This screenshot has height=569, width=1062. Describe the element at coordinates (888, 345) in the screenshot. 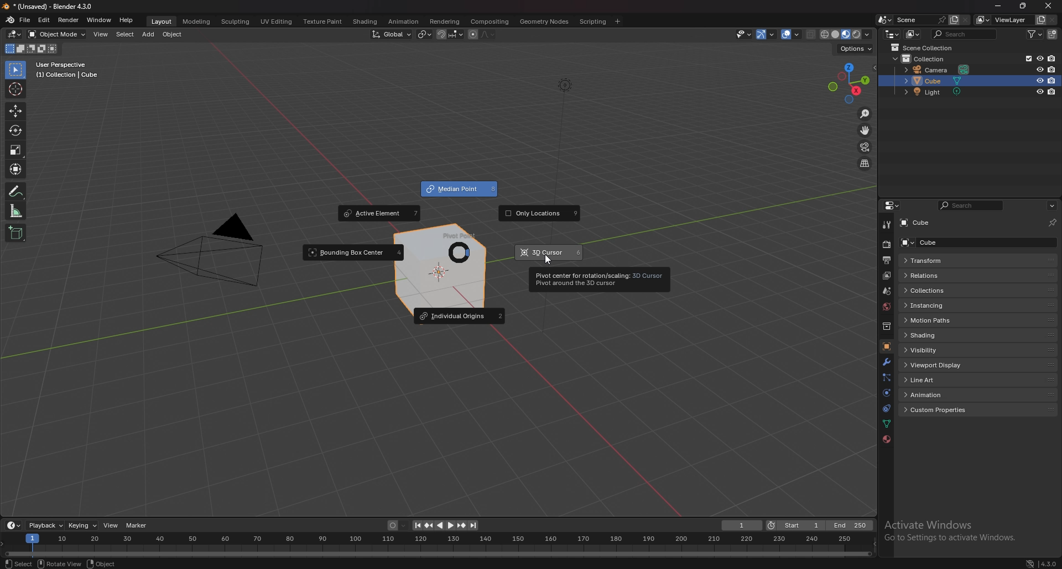

I see `object` at that location.